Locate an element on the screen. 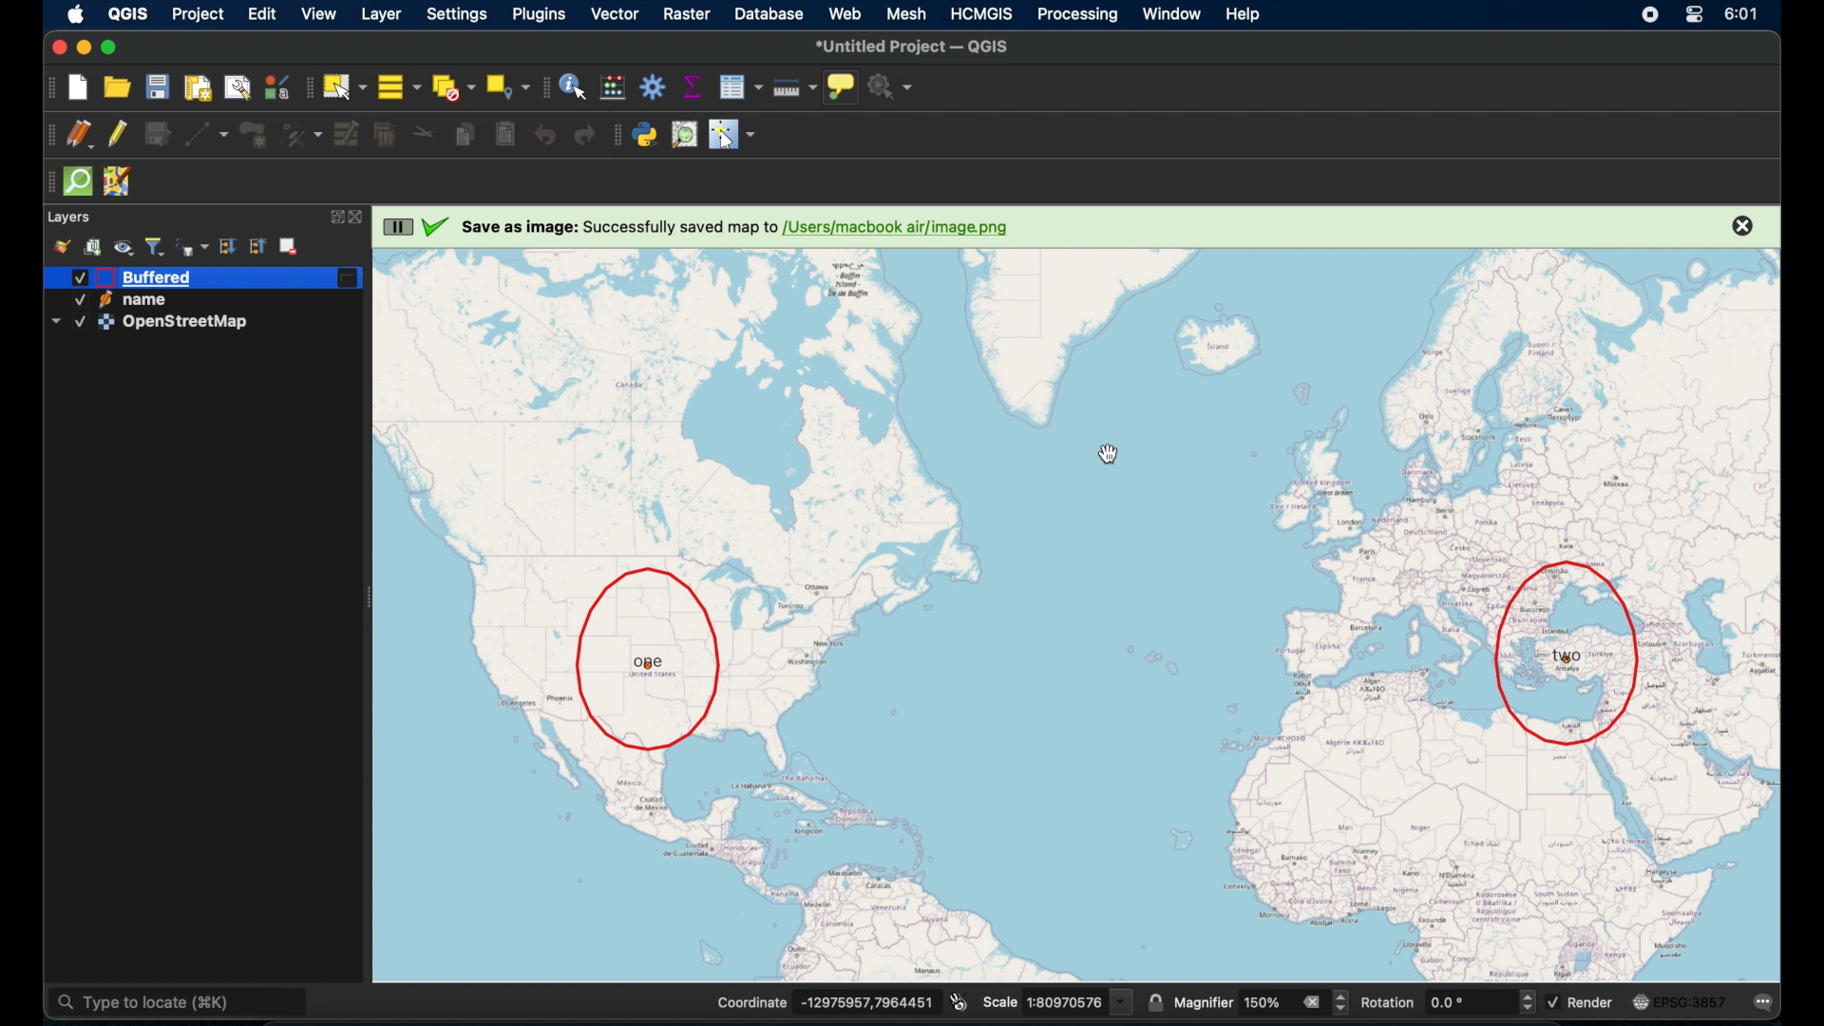 The width and height of the screenshot is (1824, 1026). remove layer/group is located at coordinates (294, 247).